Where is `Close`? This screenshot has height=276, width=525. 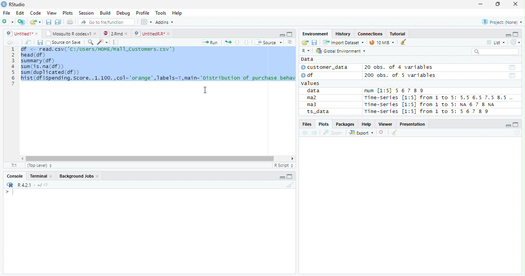 Close is located at coordinates (515, 4).